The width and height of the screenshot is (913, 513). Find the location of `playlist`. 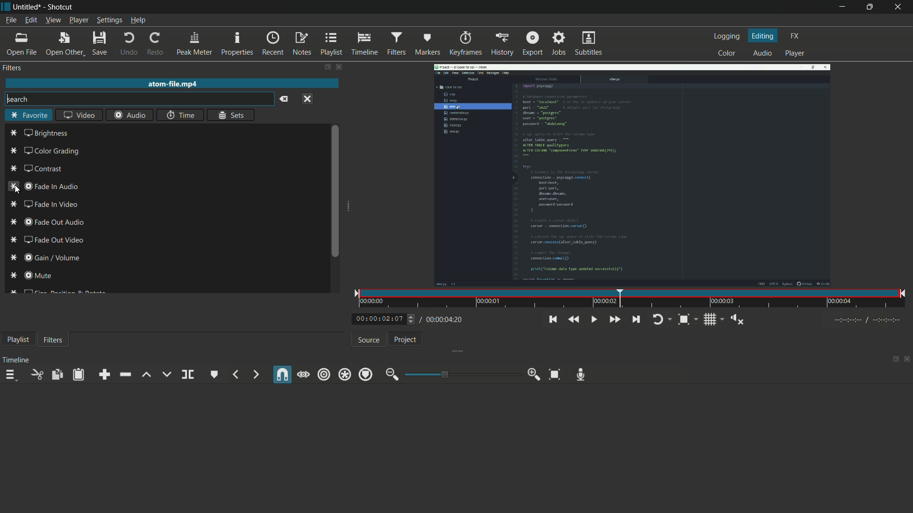

playlist is located at coordinates (332, 44).